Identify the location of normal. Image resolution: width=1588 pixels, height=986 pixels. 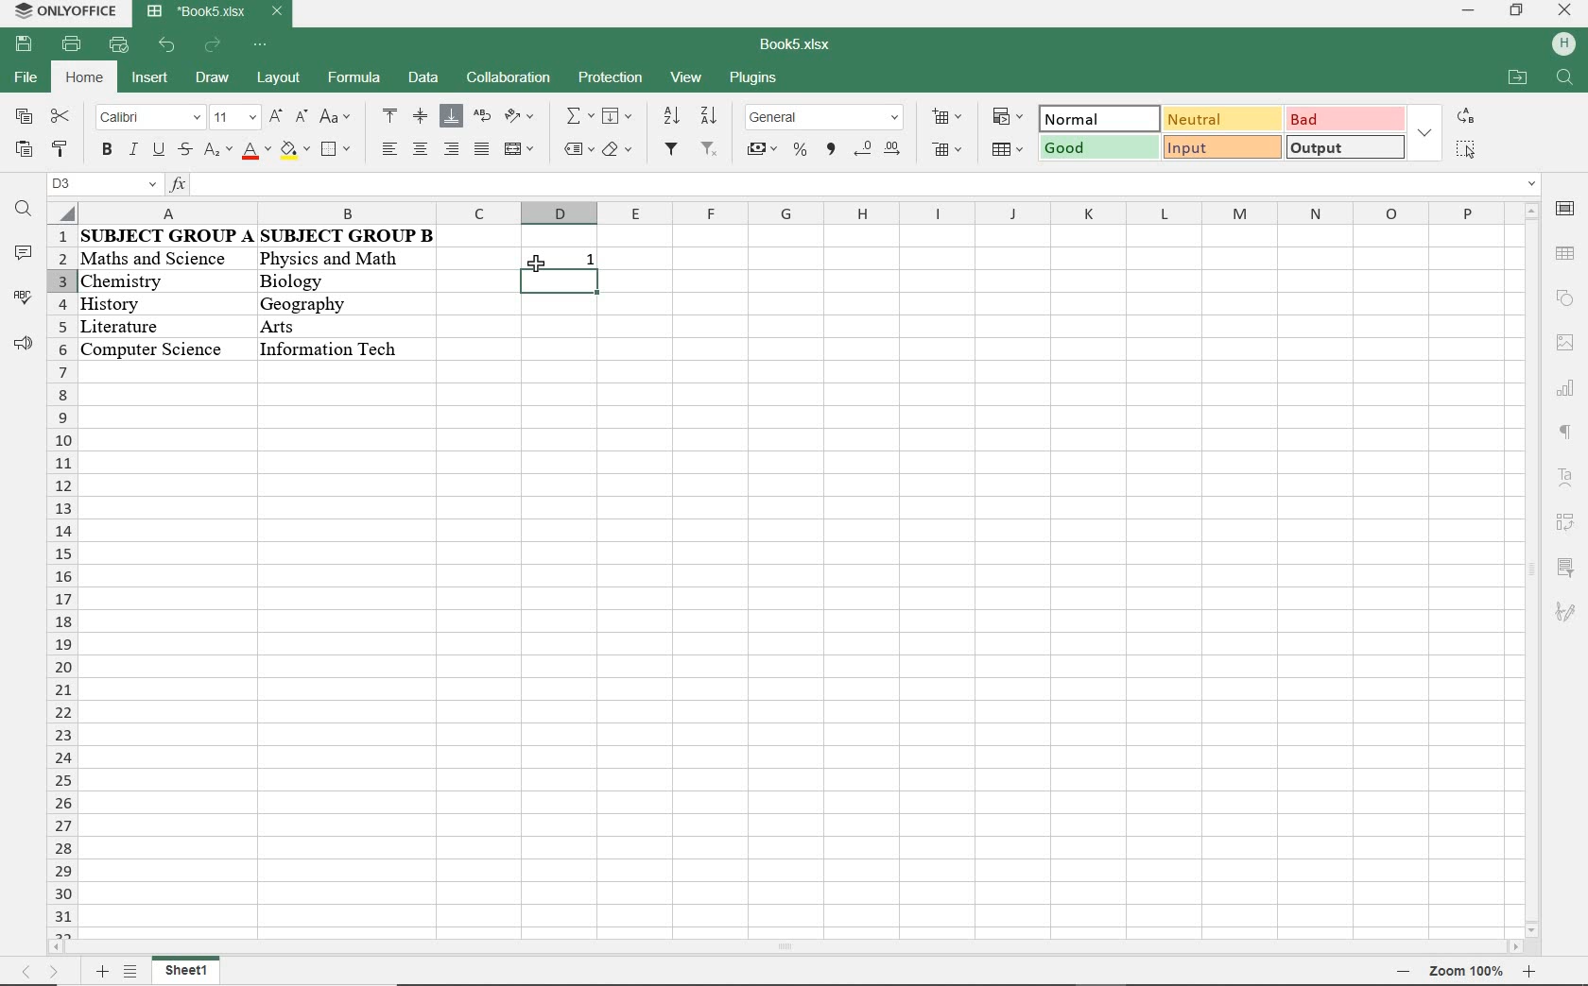
(1095, 119).